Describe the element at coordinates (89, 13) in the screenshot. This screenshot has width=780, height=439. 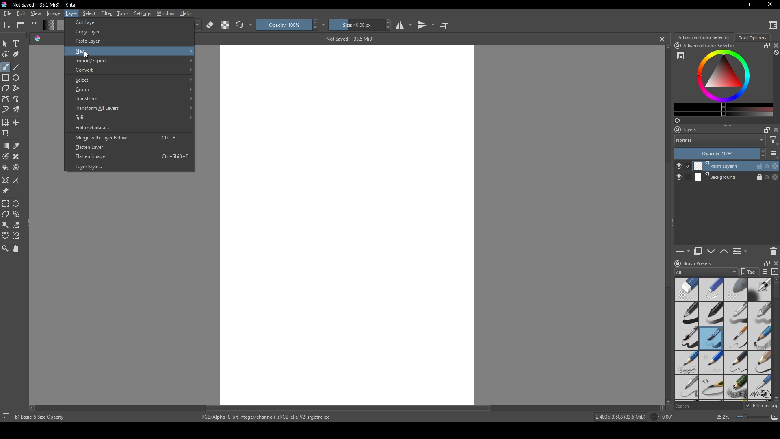
I see `Select` at that location.